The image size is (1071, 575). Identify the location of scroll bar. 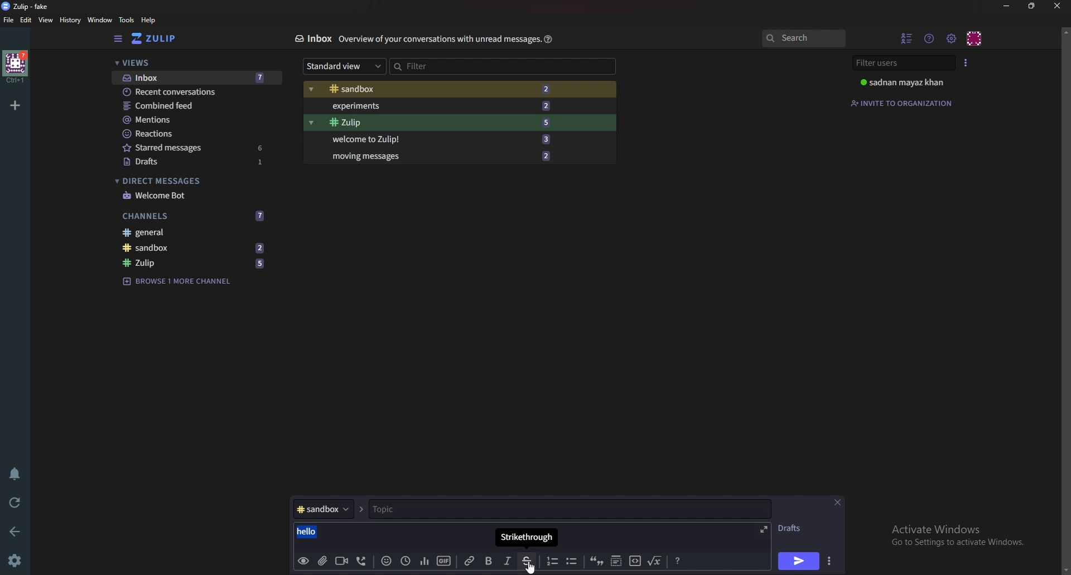
(1065, 300).